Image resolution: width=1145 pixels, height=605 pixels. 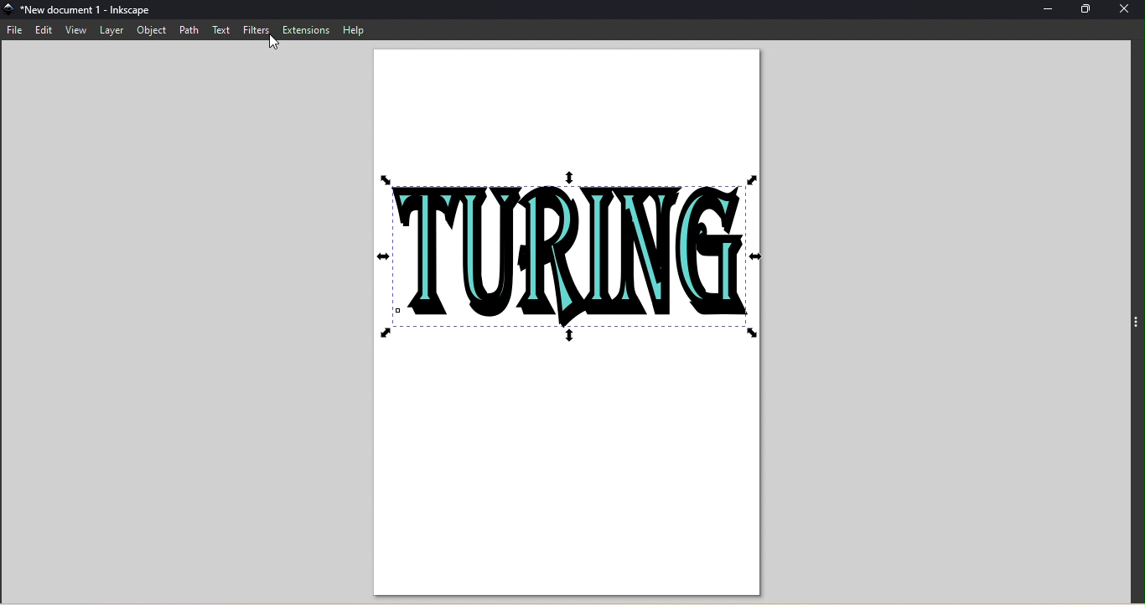 What do you see at coordinates (77, 31) in the screenshot?
I see `View` at bounding box center [77, 31].